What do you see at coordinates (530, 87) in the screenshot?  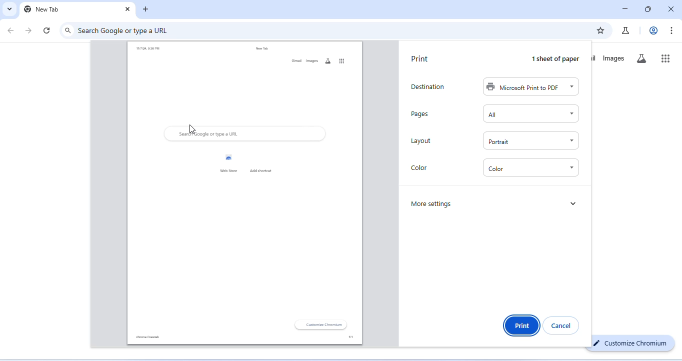 I see `Microsoft print to pdf` at bounding box center [530, 87].